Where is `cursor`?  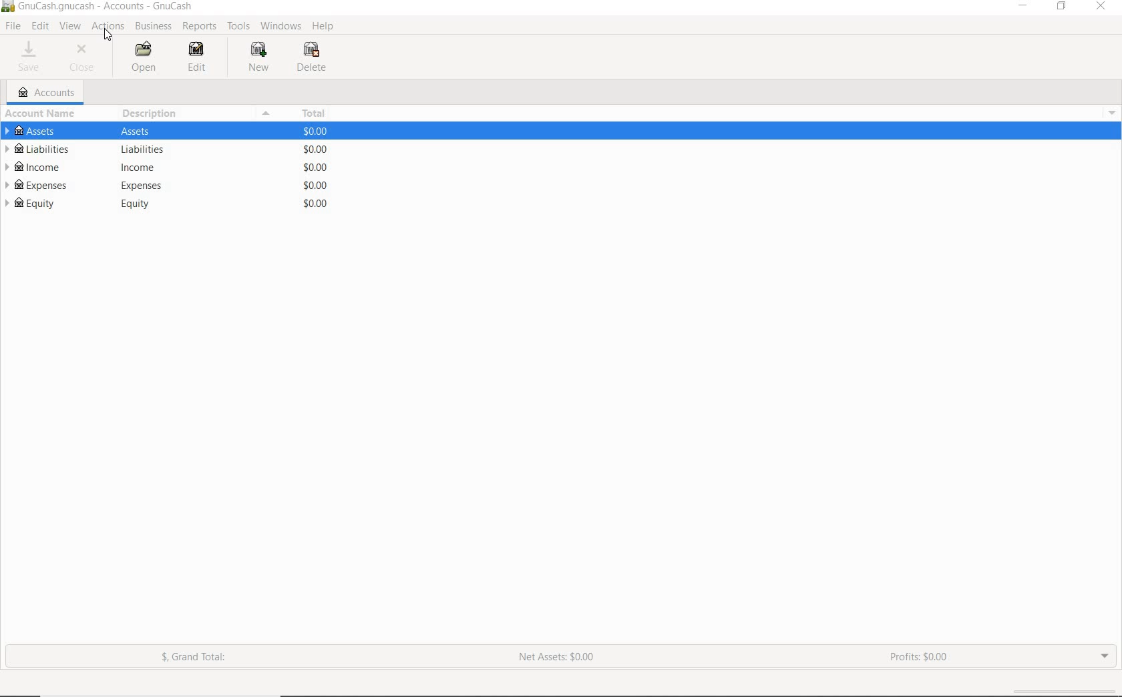 cursor is located at coordinates (110, 36).